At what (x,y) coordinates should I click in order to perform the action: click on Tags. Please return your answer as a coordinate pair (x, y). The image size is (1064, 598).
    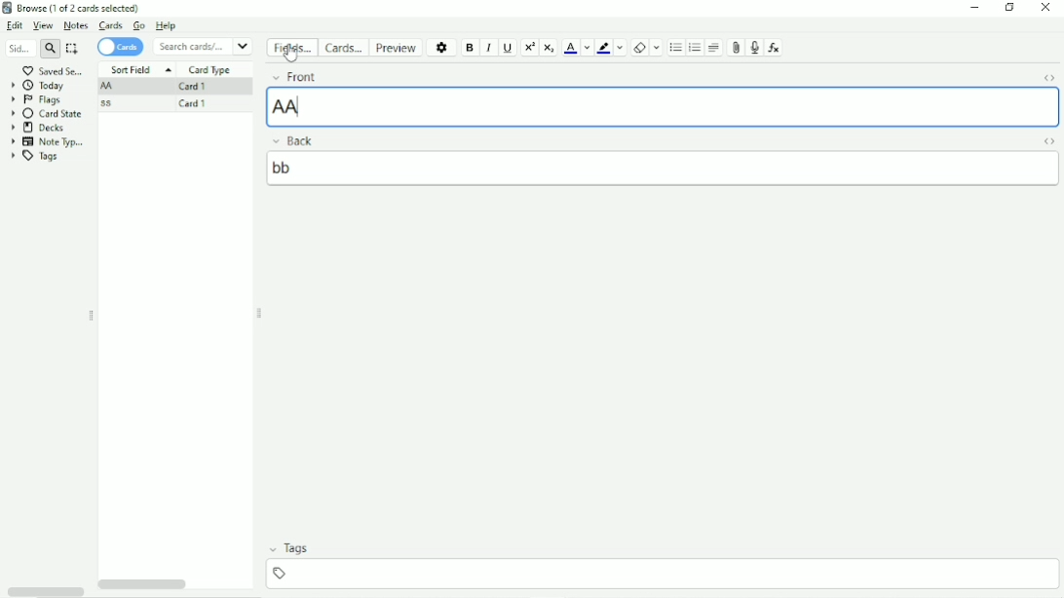
    Looking at the image, I should click on (297, 548).